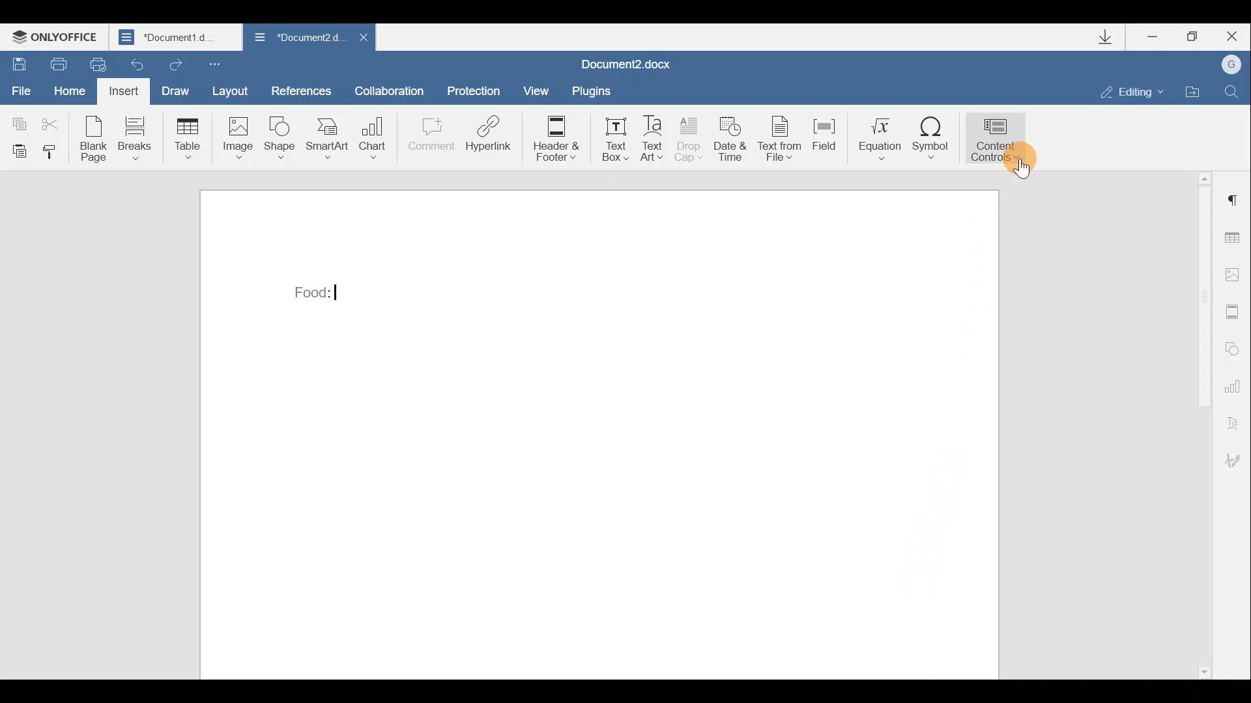 The width and height of the screenshot is (1251, 703). Describe the element at coordinates (654, 139) in the screenshot. I see `Text Art` at that location.